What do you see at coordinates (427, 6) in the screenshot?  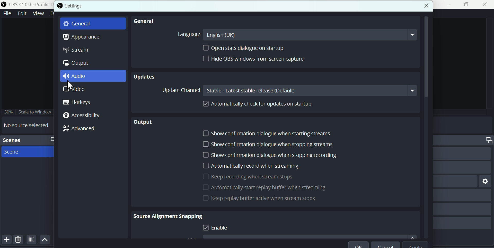 I see `` at bounding box center [427, 6].